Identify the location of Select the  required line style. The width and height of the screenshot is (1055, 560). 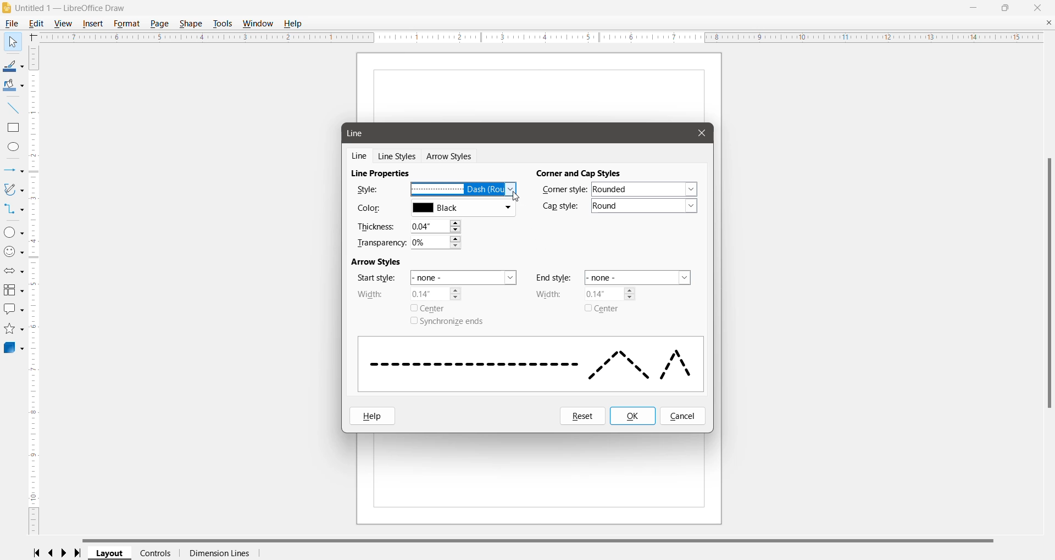
(463, 189).